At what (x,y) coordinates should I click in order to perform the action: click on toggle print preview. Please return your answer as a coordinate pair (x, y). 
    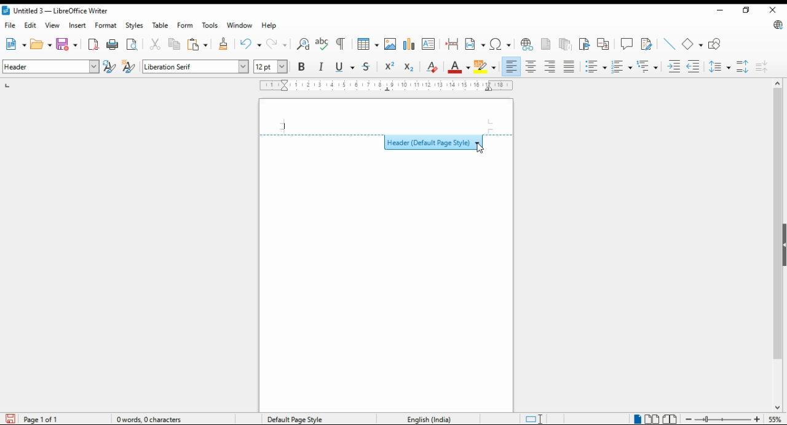
    Looking at the image, I should click on (133, 43).